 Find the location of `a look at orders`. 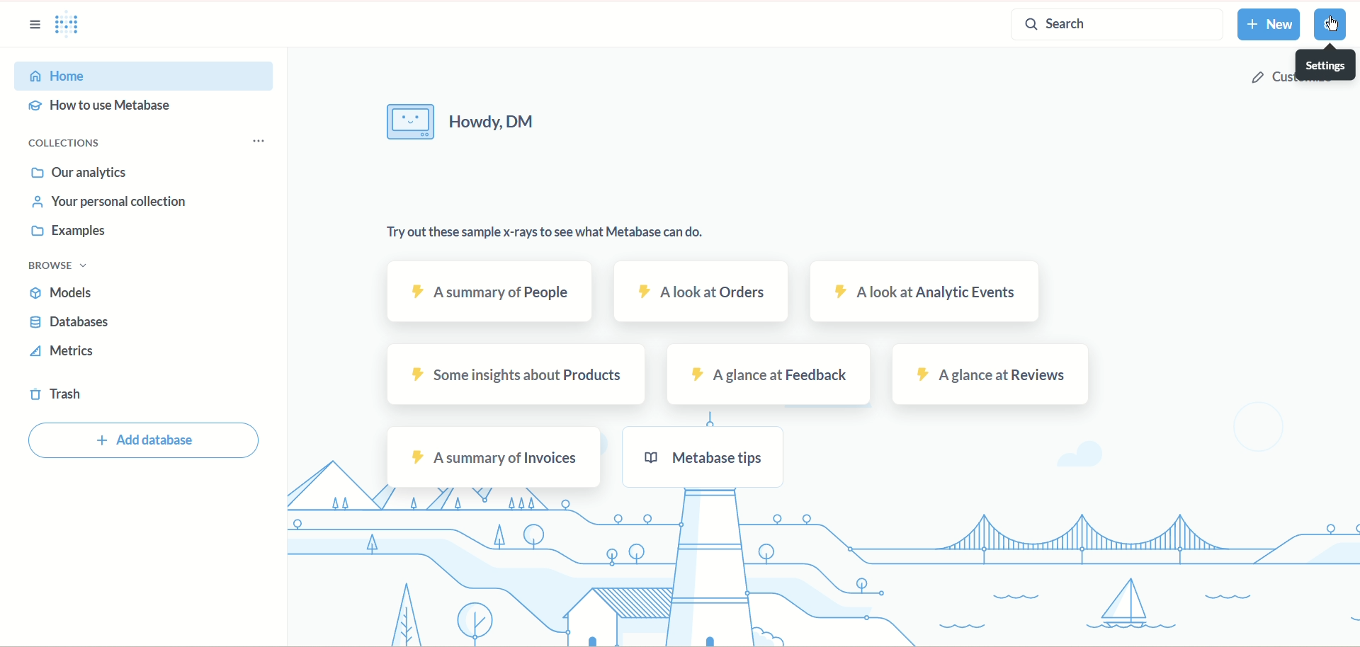

a look at orders is located at coordinates (700, 288).